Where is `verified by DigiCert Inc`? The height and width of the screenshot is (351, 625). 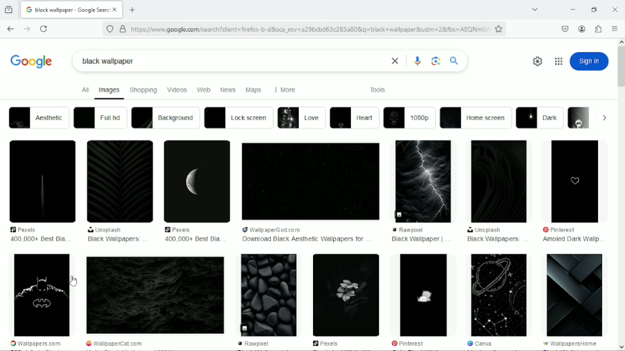 verified by DigiCert Inc is located at coordinates (122, 29).